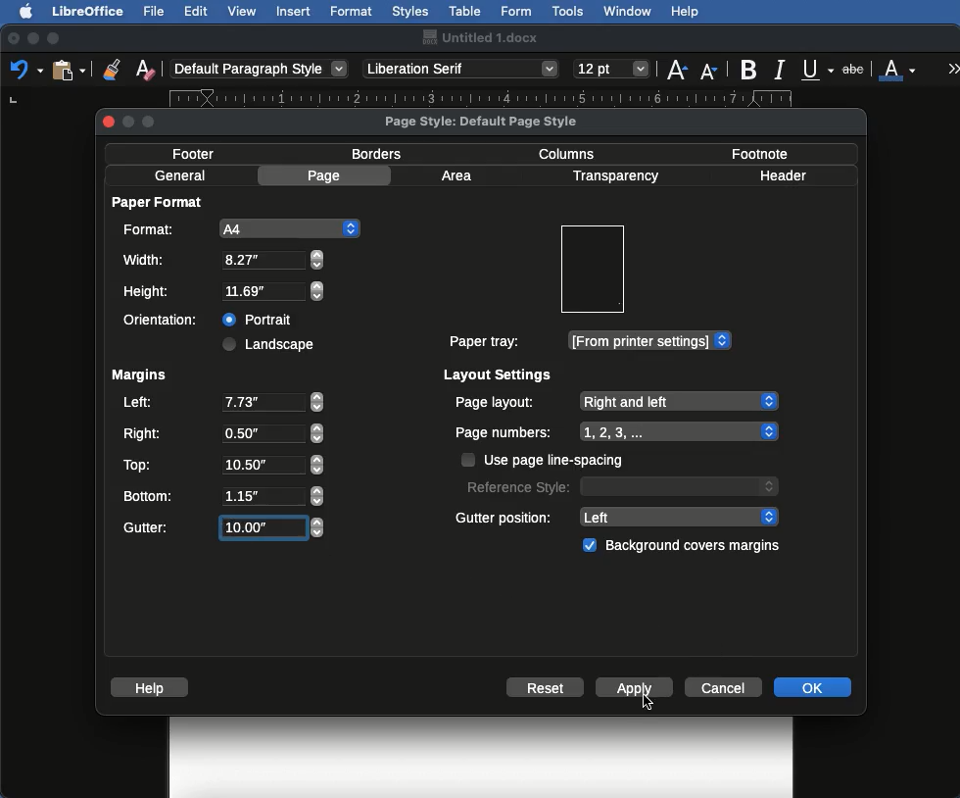 This screenshot has height=798, width=960. Describe the element at coordinates (685, 546) in the screenshot. I see `Background covers margins` at that location.